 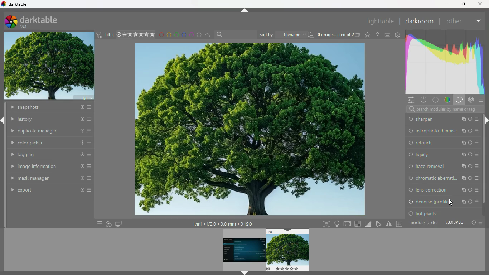 I want to click on local contrast, so click(x=437, y=118).